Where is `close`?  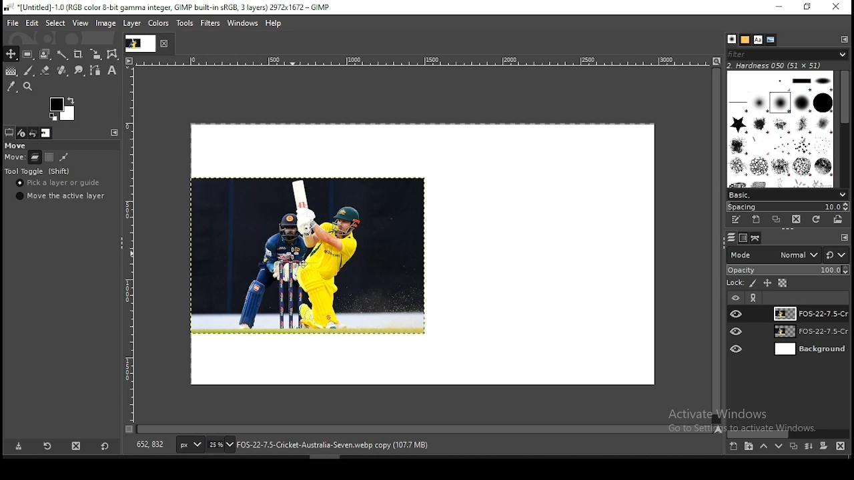
close is located at coordinates (165, 44).